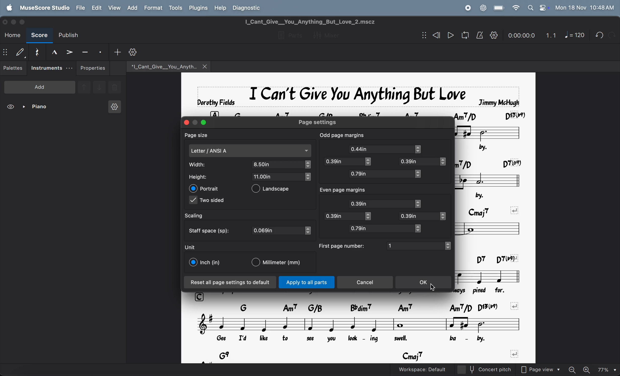 The height and width of the screenshot is (376, 620). What do you see at coordinates (371, 356) in the screenshot?
I see `chord symbols` at bounding box center [371, 356].